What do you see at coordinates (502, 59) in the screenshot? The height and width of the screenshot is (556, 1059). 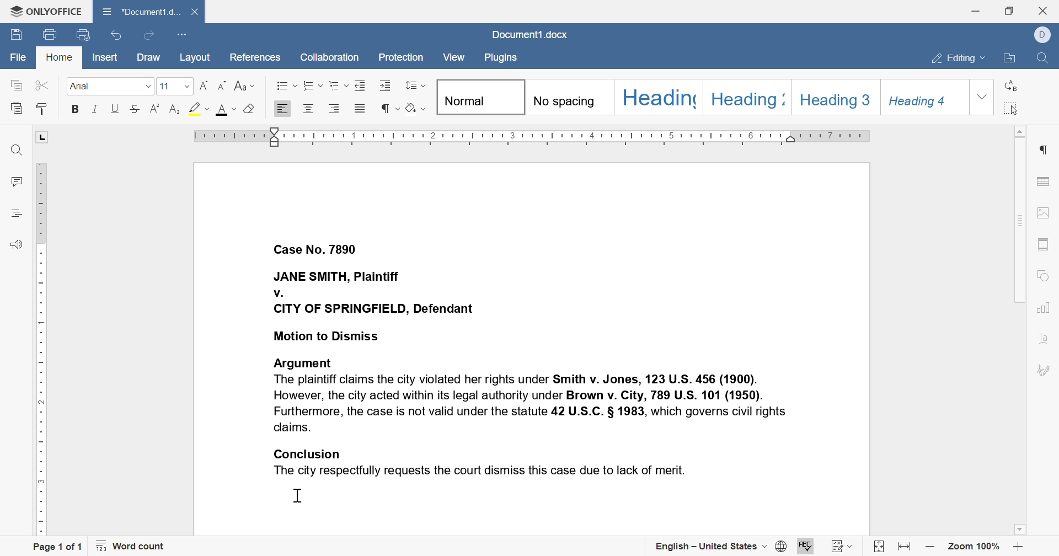 I see `plugins` at bounding box center [502, 59].